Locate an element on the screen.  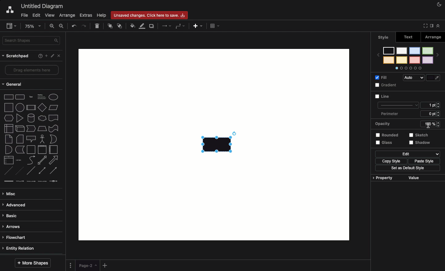
Rectangle  is located at coordinates (9, 97).